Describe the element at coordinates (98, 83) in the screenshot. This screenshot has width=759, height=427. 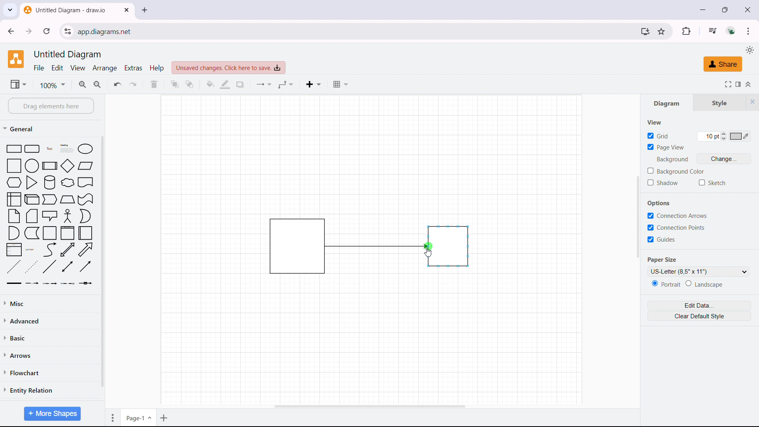
I see `zoom out` at that location.